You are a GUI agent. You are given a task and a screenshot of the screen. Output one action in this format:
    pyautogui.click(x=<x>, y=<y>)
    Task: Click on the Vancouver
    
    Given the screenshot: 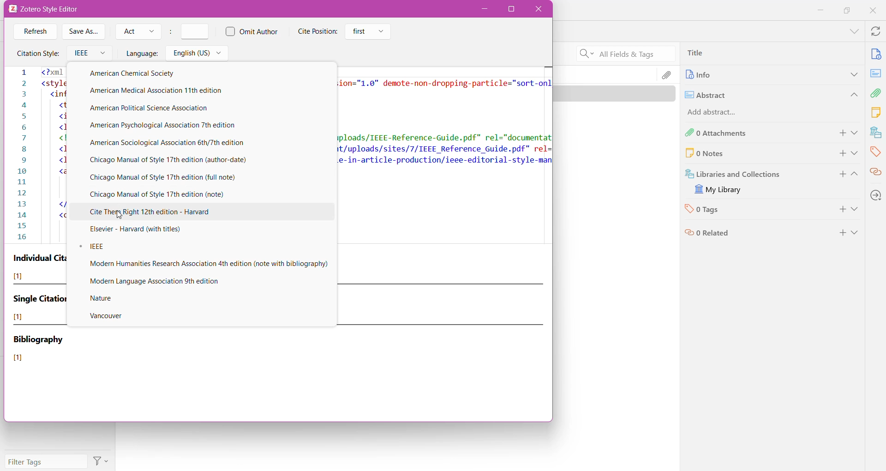 What is the action you would take?
    pyautogui.click(x=112, y=317)
    